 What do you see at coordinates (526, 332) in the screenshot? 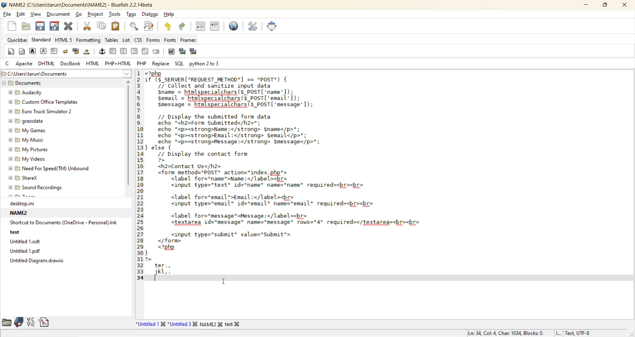
I see `metadata` at bounding box center [526, 332].